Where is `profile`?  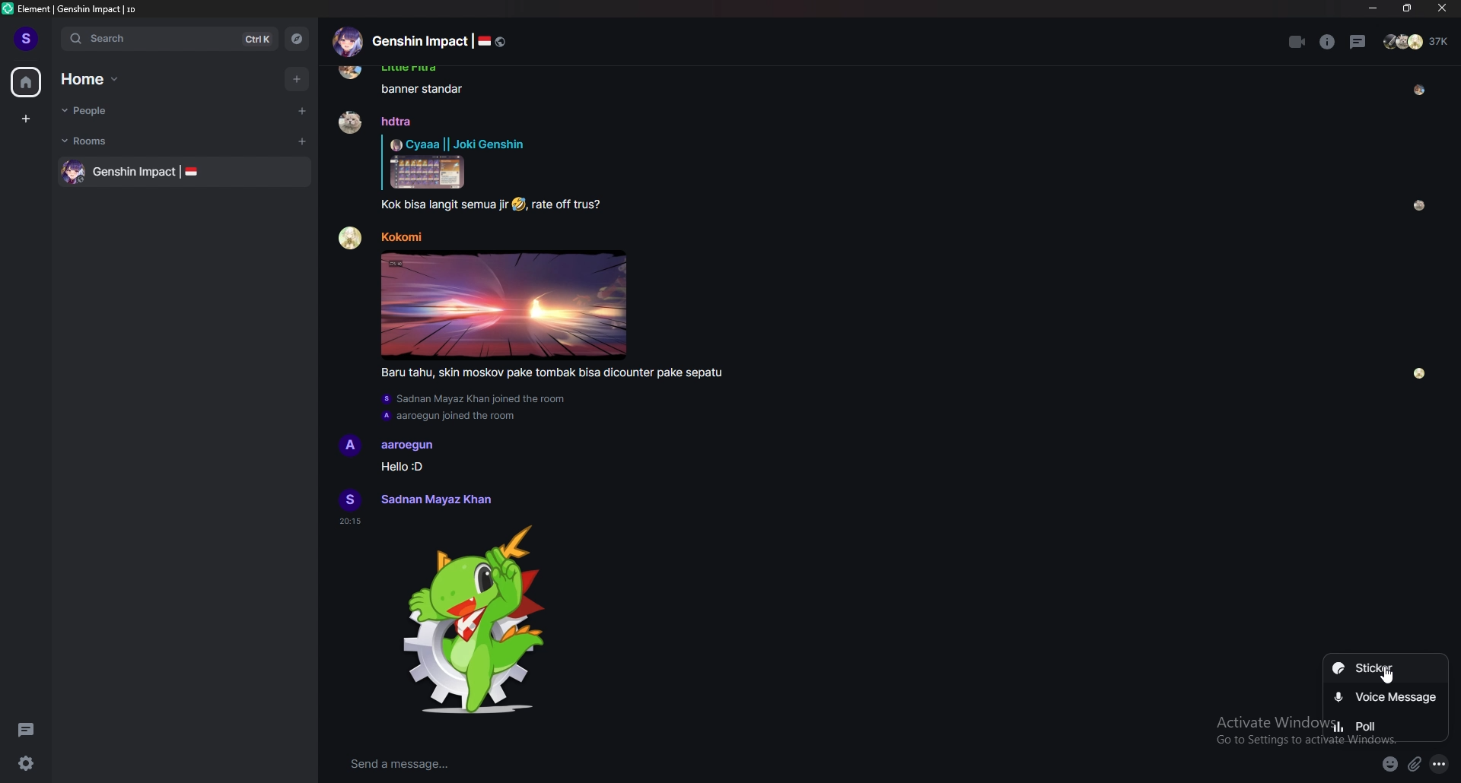 profile is located at coordinates (27, 37).